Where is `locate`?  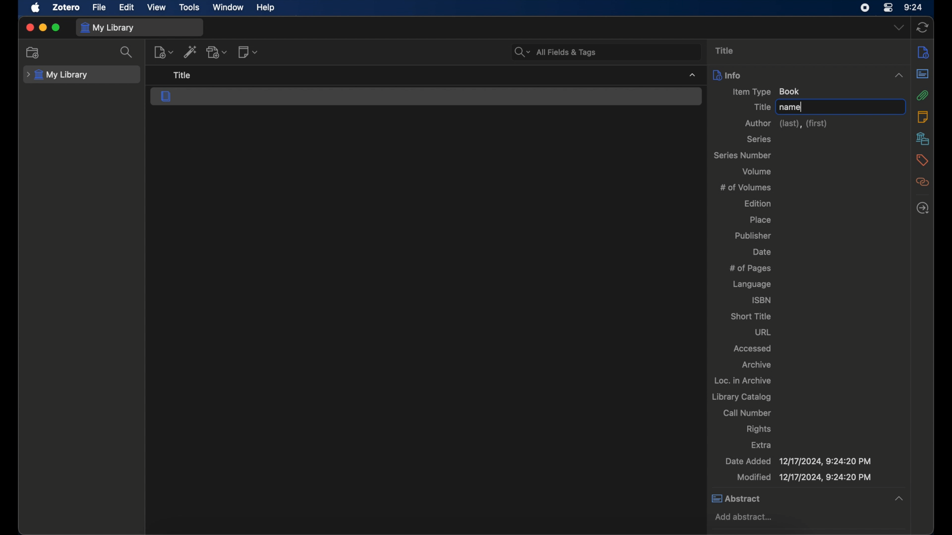
locate is located at coordinates (925, 209).